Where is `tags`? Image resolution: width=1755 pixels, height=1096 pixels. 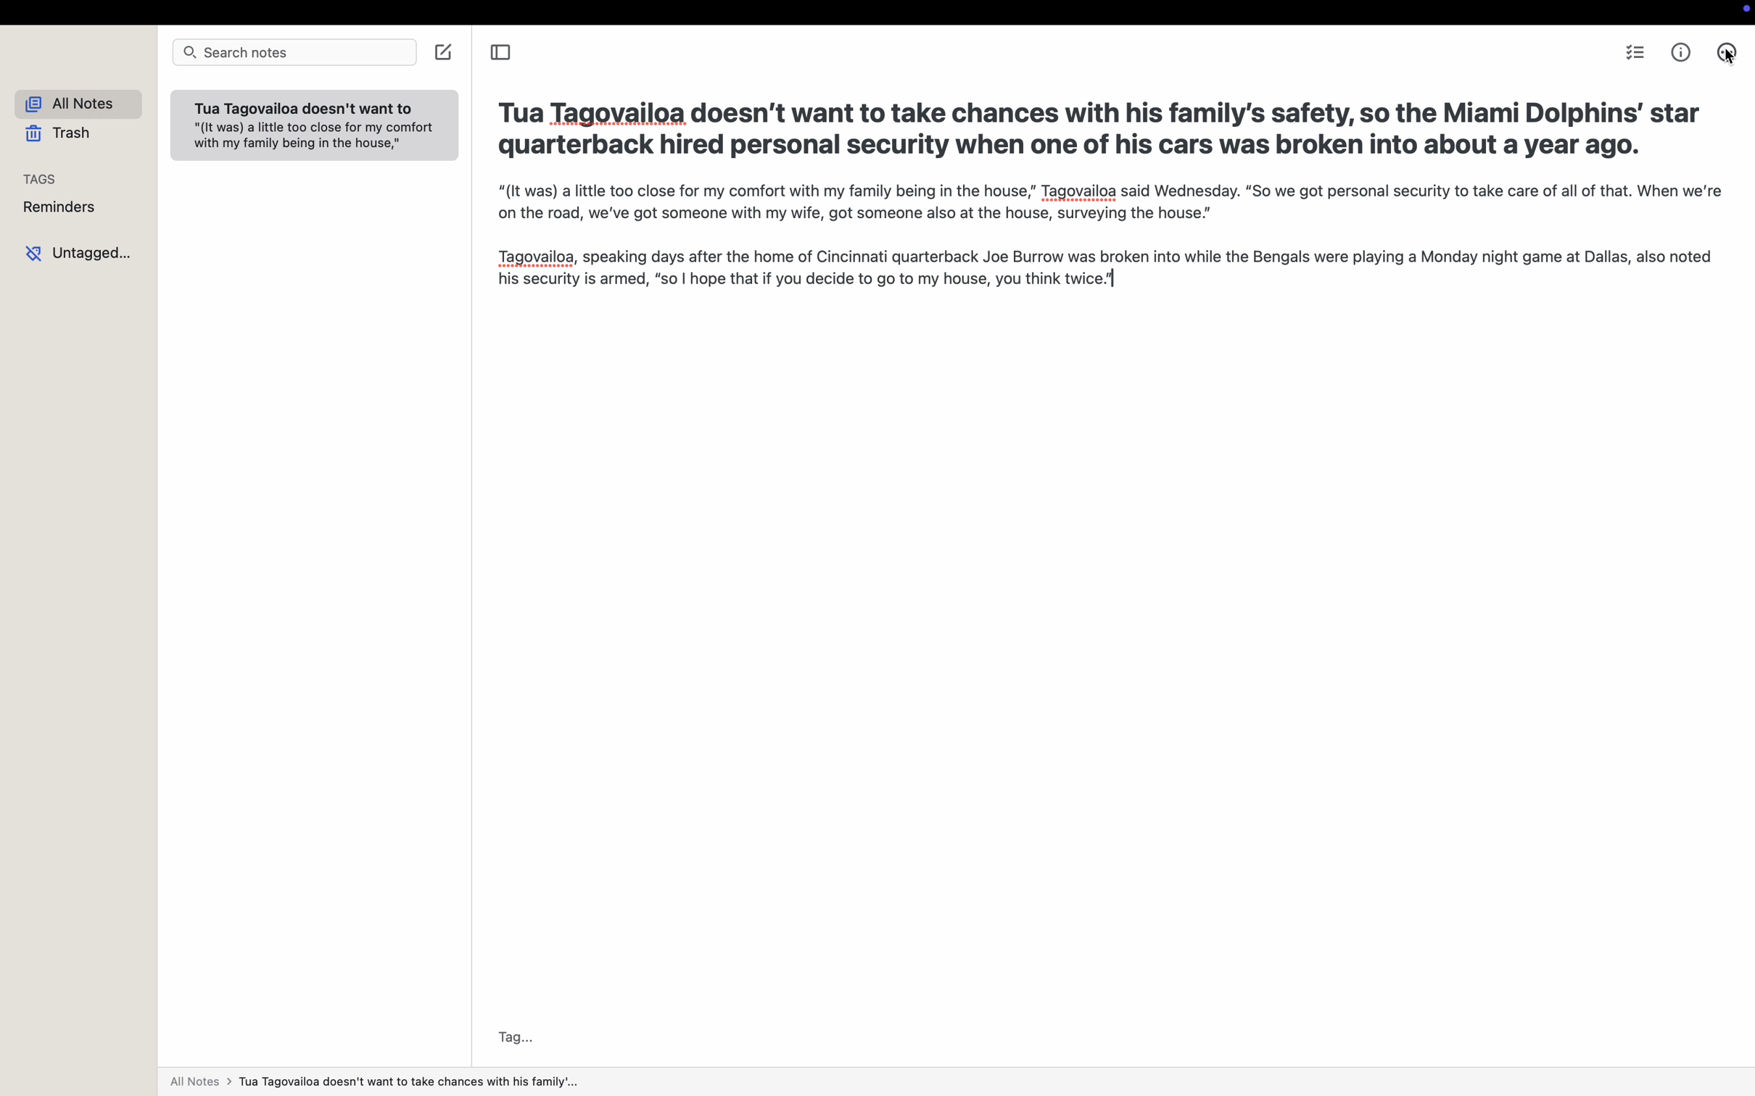 tags is located at coordinates (36, 180).